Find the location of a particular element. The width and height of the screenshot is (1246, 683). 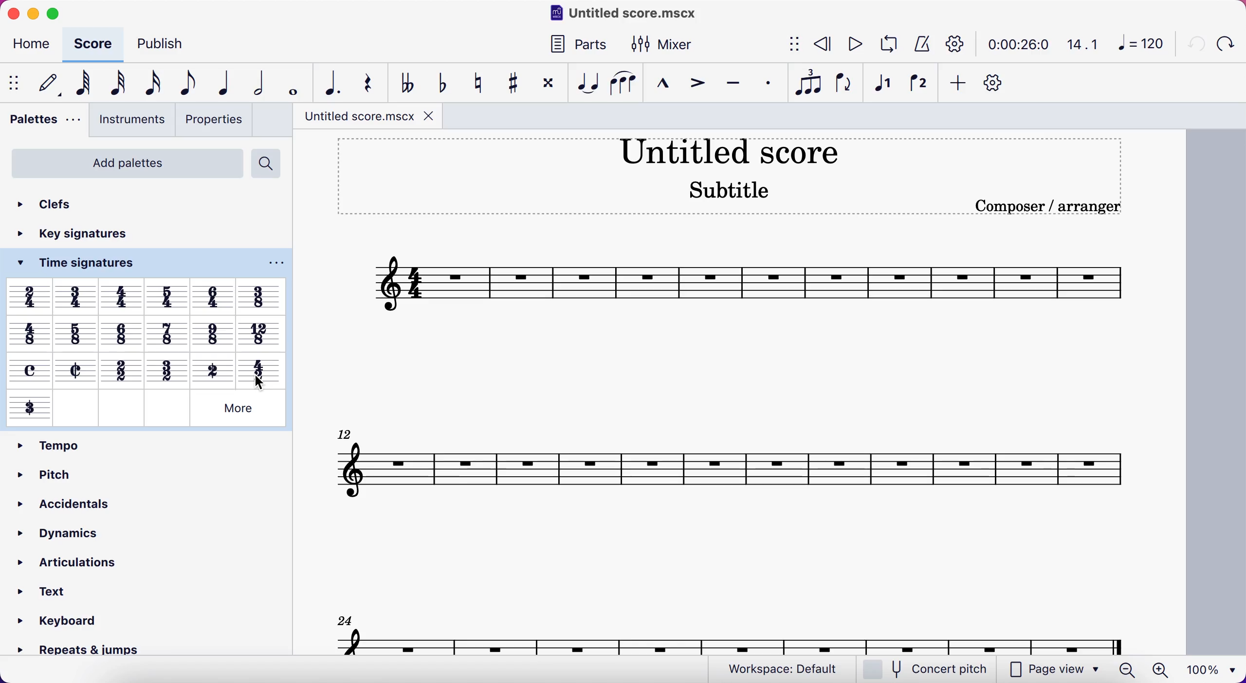

concert pitch is located at coordinates (924, 668).